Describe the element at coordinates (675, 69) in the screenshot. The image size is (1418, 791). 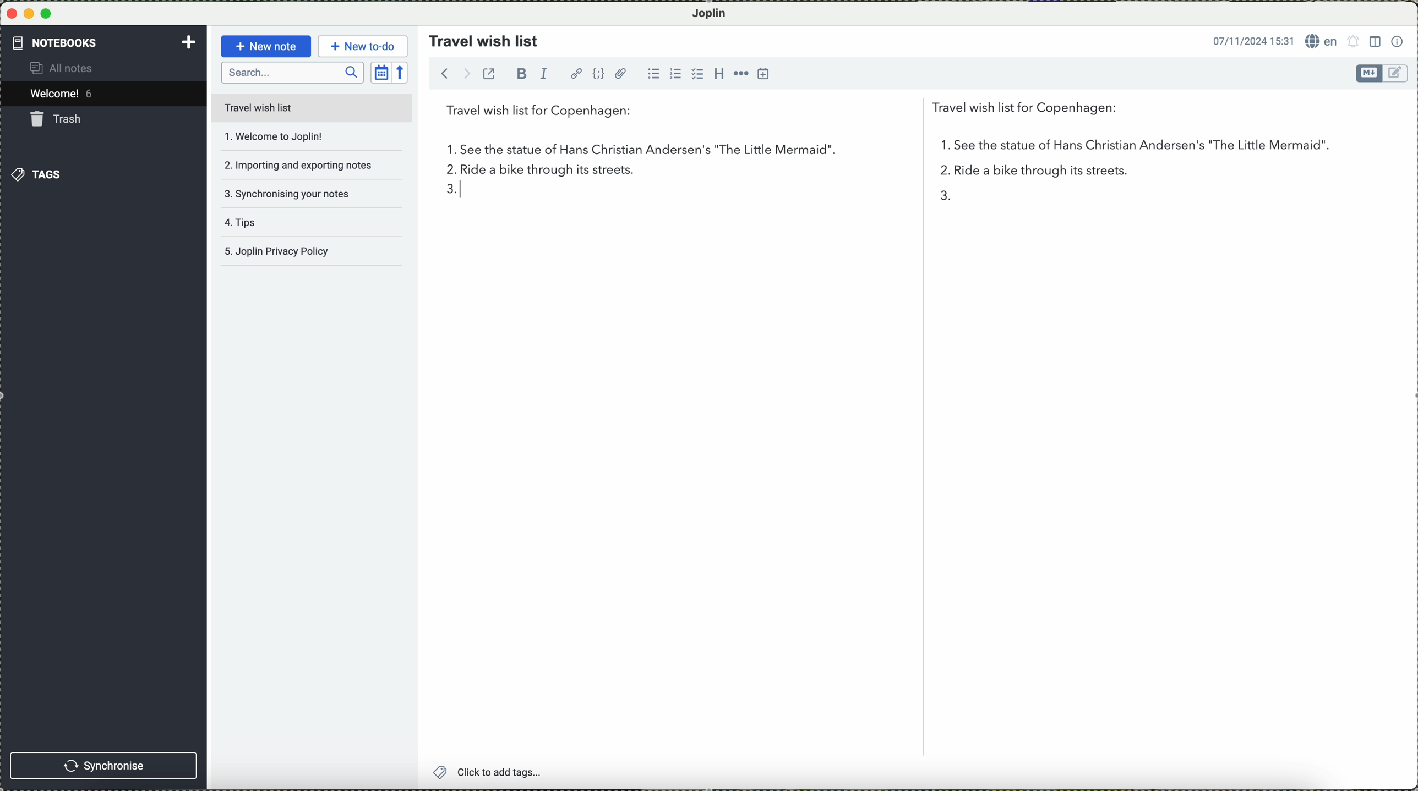
I see `numbered list` at that location.